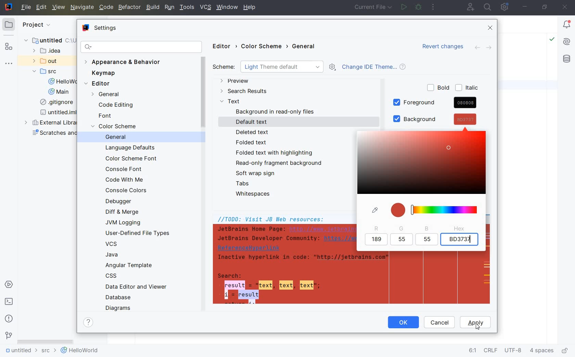  I want to click on cursor, so click(467, 120).